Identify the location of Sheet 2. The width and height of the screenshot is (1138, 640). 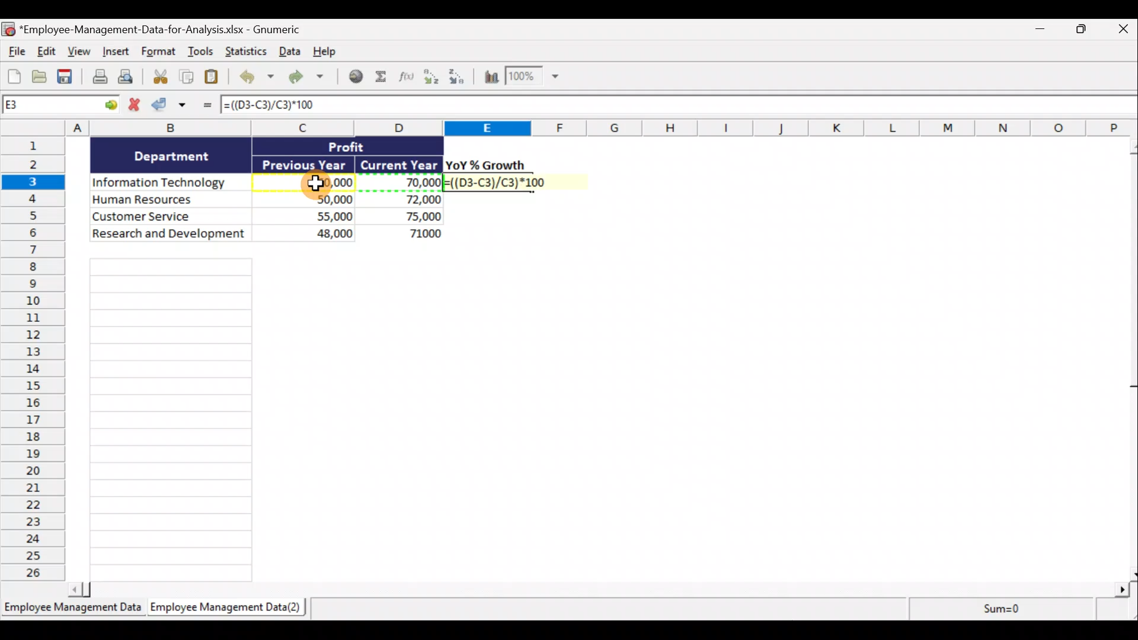
(222, 608).